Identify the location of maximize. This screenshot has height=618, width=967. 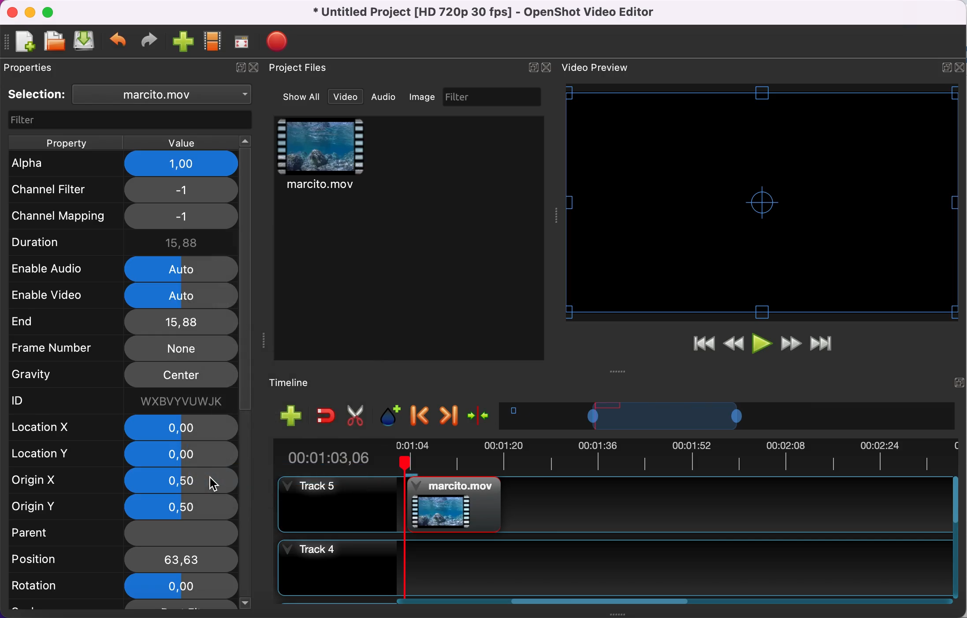
(51, 12).